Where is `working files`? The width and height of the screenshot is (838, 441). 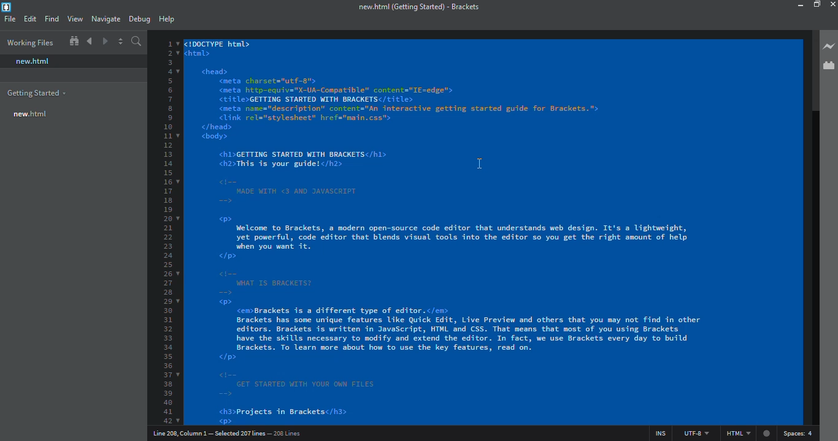 working files is located at coordinates (29, 41).